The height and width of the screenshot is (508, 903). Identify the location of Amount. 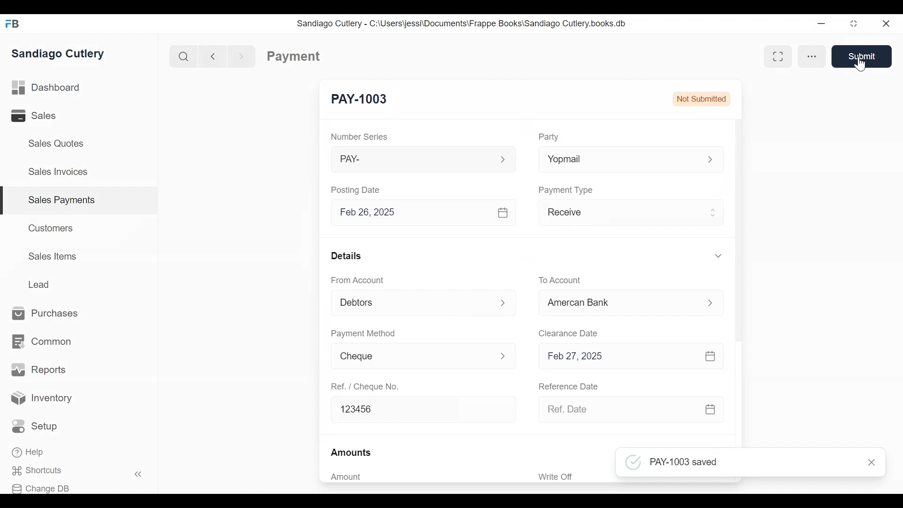
(347, 477).